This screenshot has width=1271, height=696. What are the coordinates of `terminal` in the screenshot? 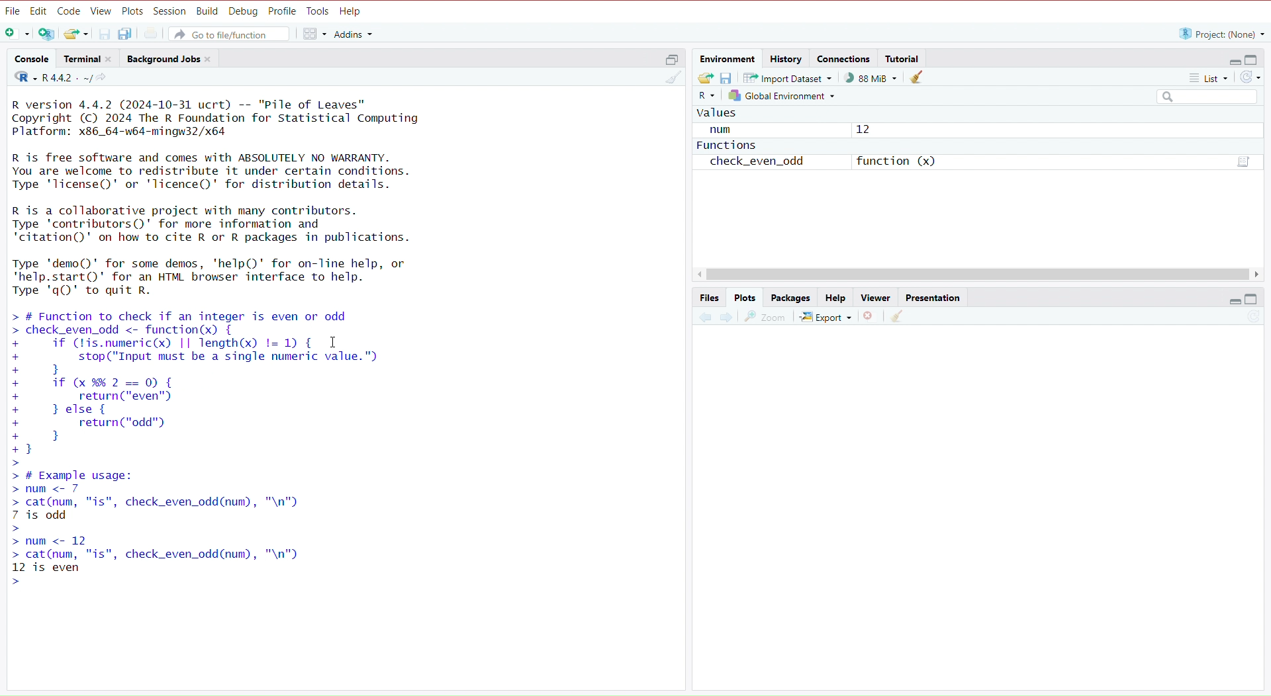 It's located at (91, 60).